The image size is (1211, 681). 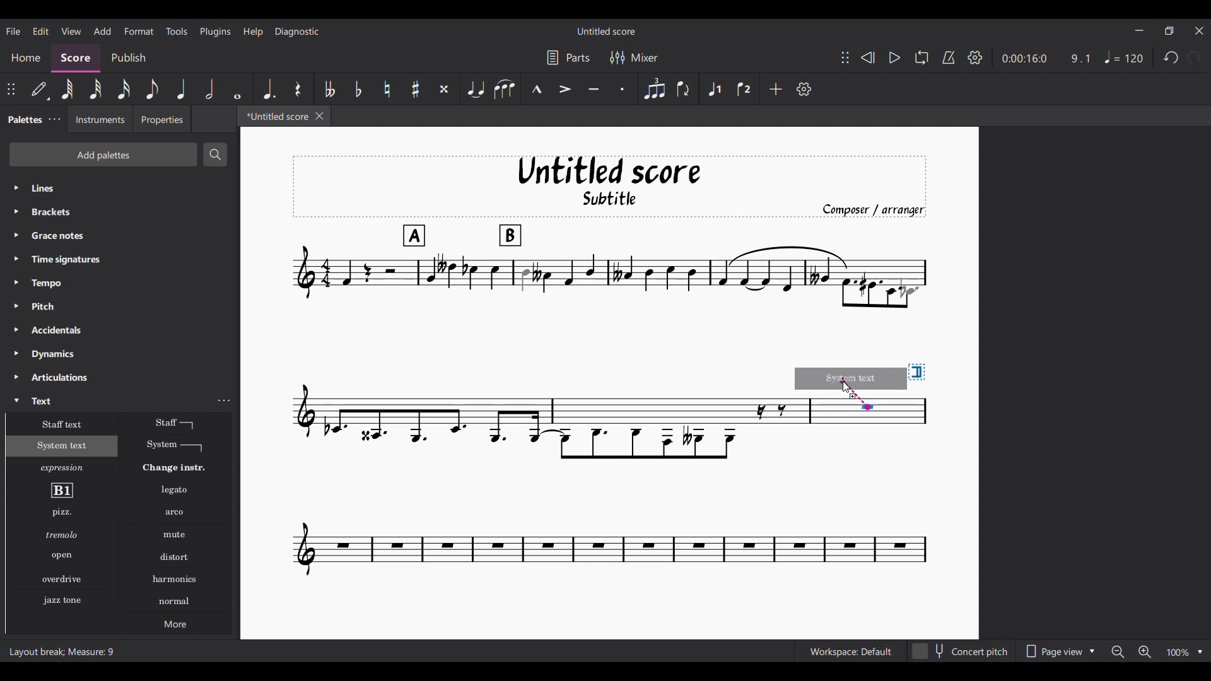 What do you see at coordinates (253, 32) in the screenshot?
I see `Help menu` at bounding box center [253, 32].